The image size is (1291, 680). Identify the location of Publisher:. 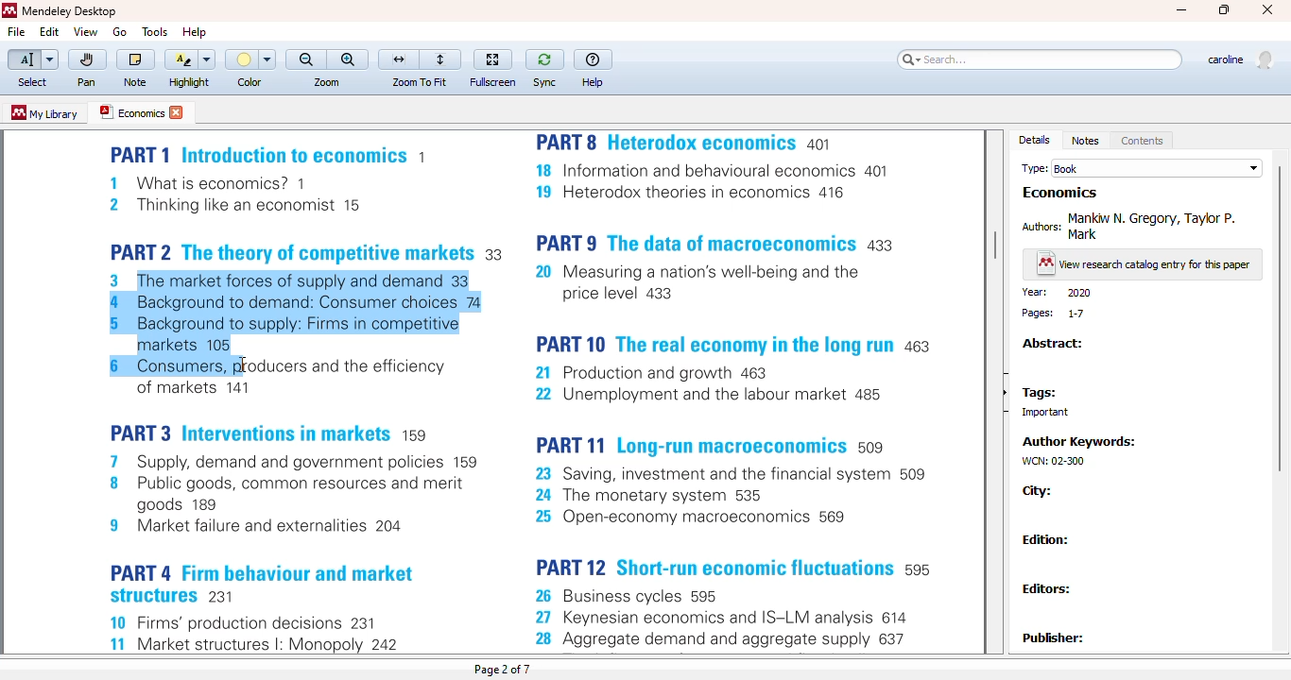
(1052, 637).